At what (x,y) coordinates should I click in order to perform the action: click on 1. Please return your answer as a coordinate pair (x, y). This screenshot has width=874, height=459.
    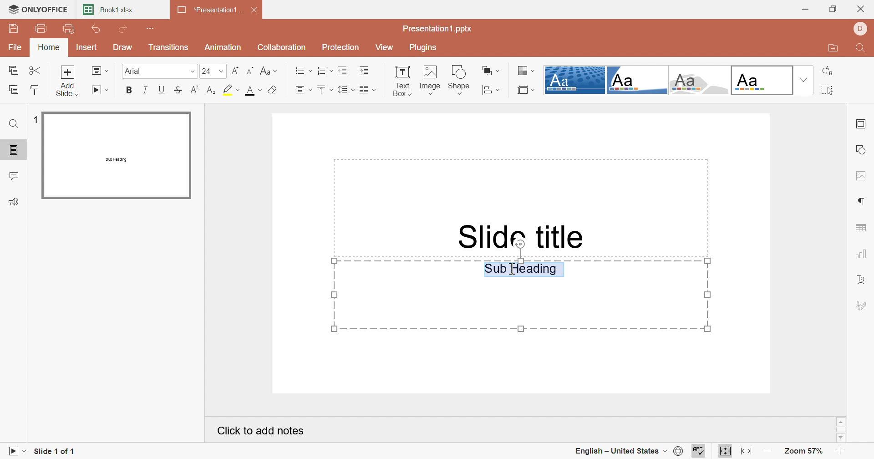
    Looking at the image, I should click on (36, 117).